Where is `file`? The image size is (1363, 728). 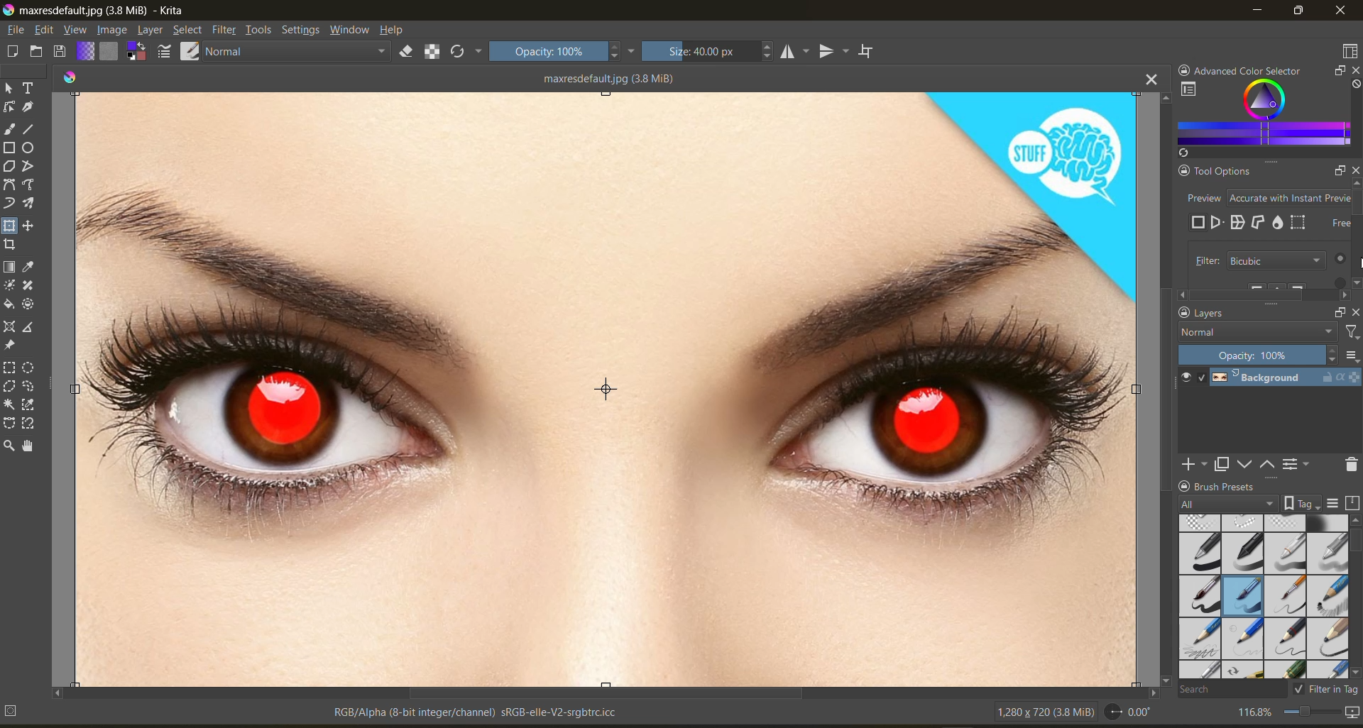
file is located at coordinates (18, 30).